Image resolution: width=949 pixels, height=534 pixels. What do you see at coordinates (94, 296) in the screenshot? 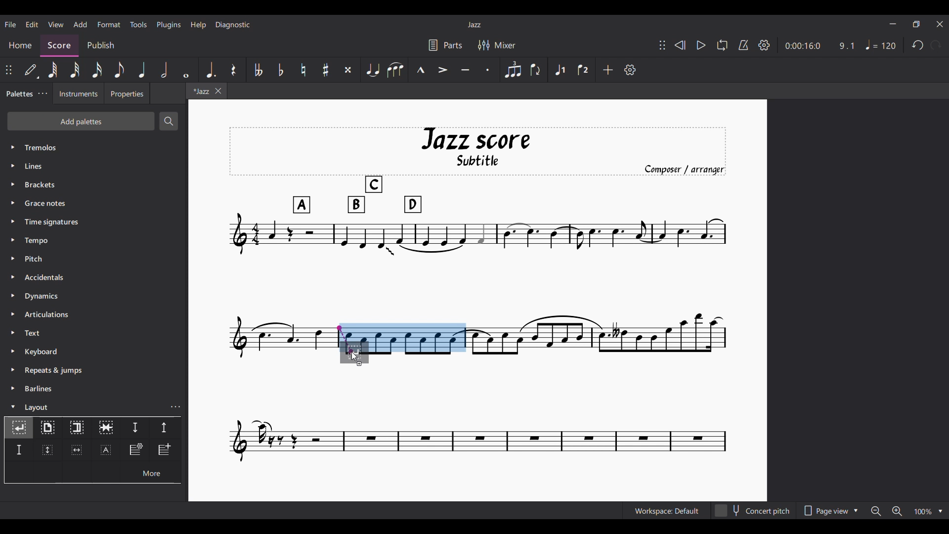
I see `Dynamics` at bounding box center [94, 296].